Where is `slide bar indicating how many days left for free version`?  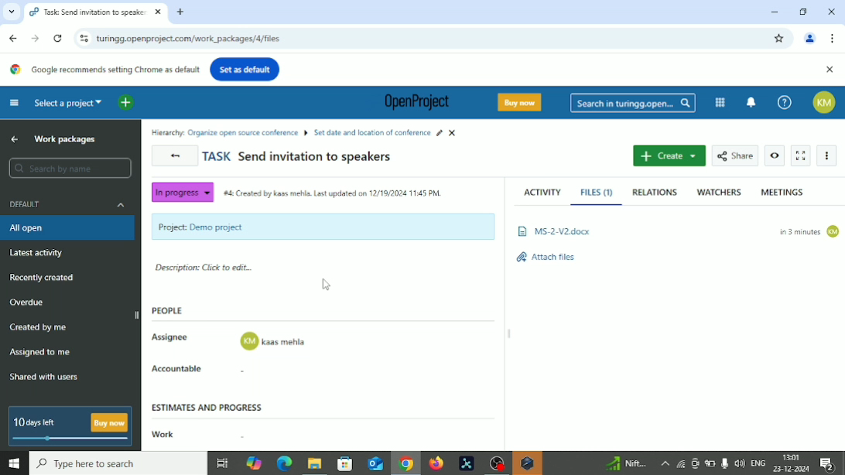 slide bar indicating how many days left for free version is located at coordinates (73, 440).